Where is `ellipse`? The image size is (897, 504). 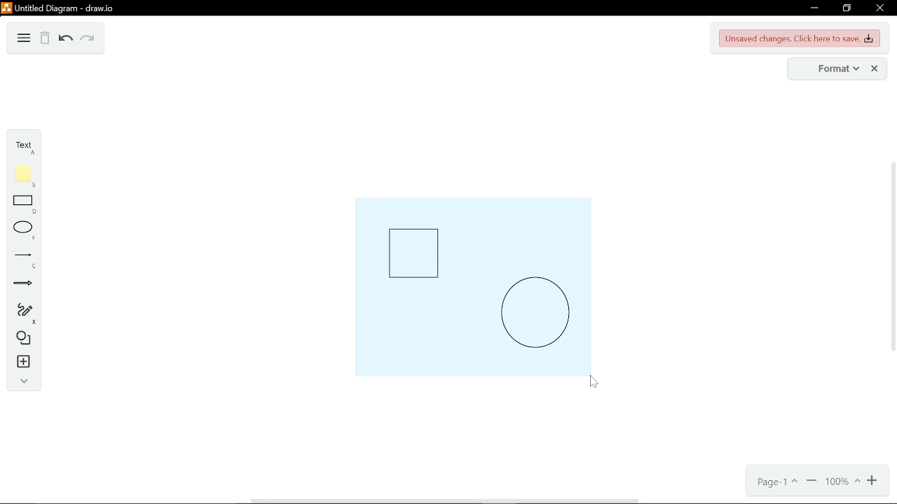
ellipse is located at coordinates (21, 232).